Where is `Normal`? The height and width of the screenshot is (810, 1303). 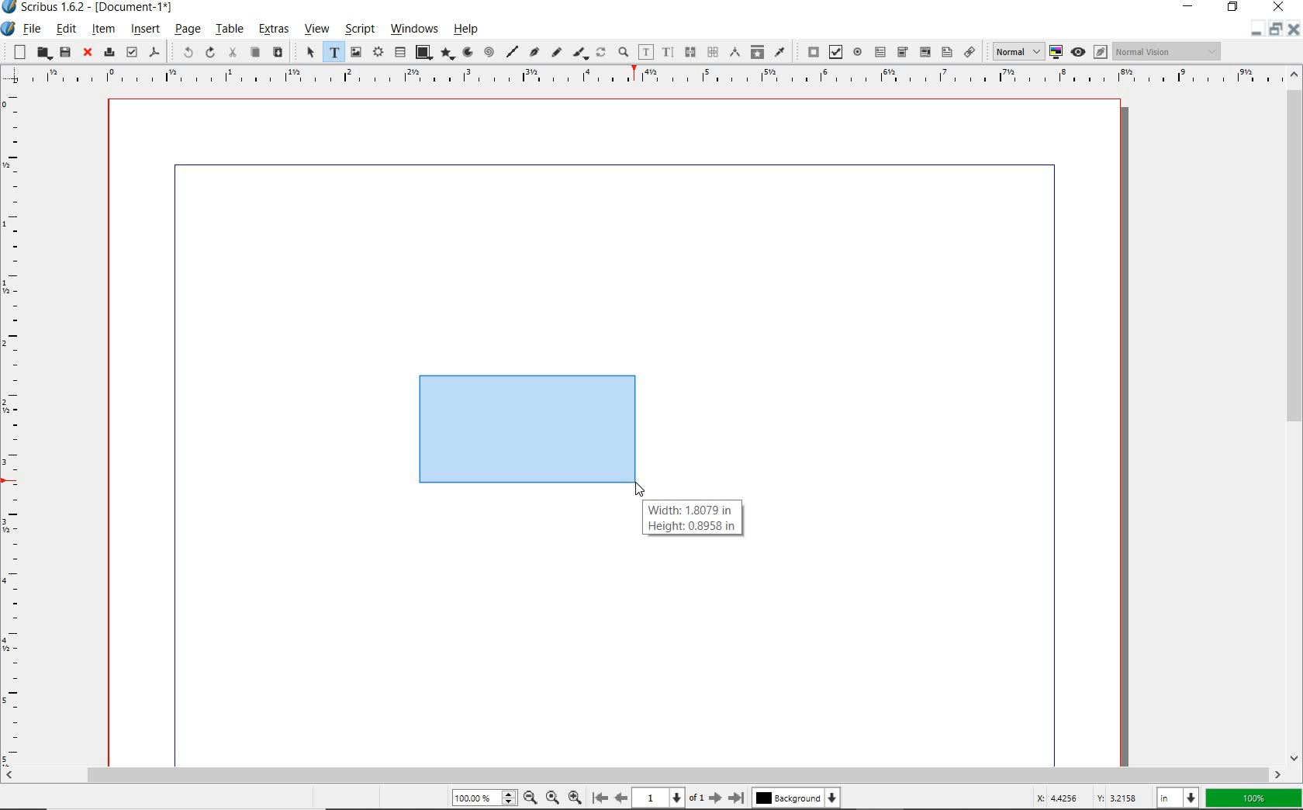
Normal is located at coordinates (1017, 51).